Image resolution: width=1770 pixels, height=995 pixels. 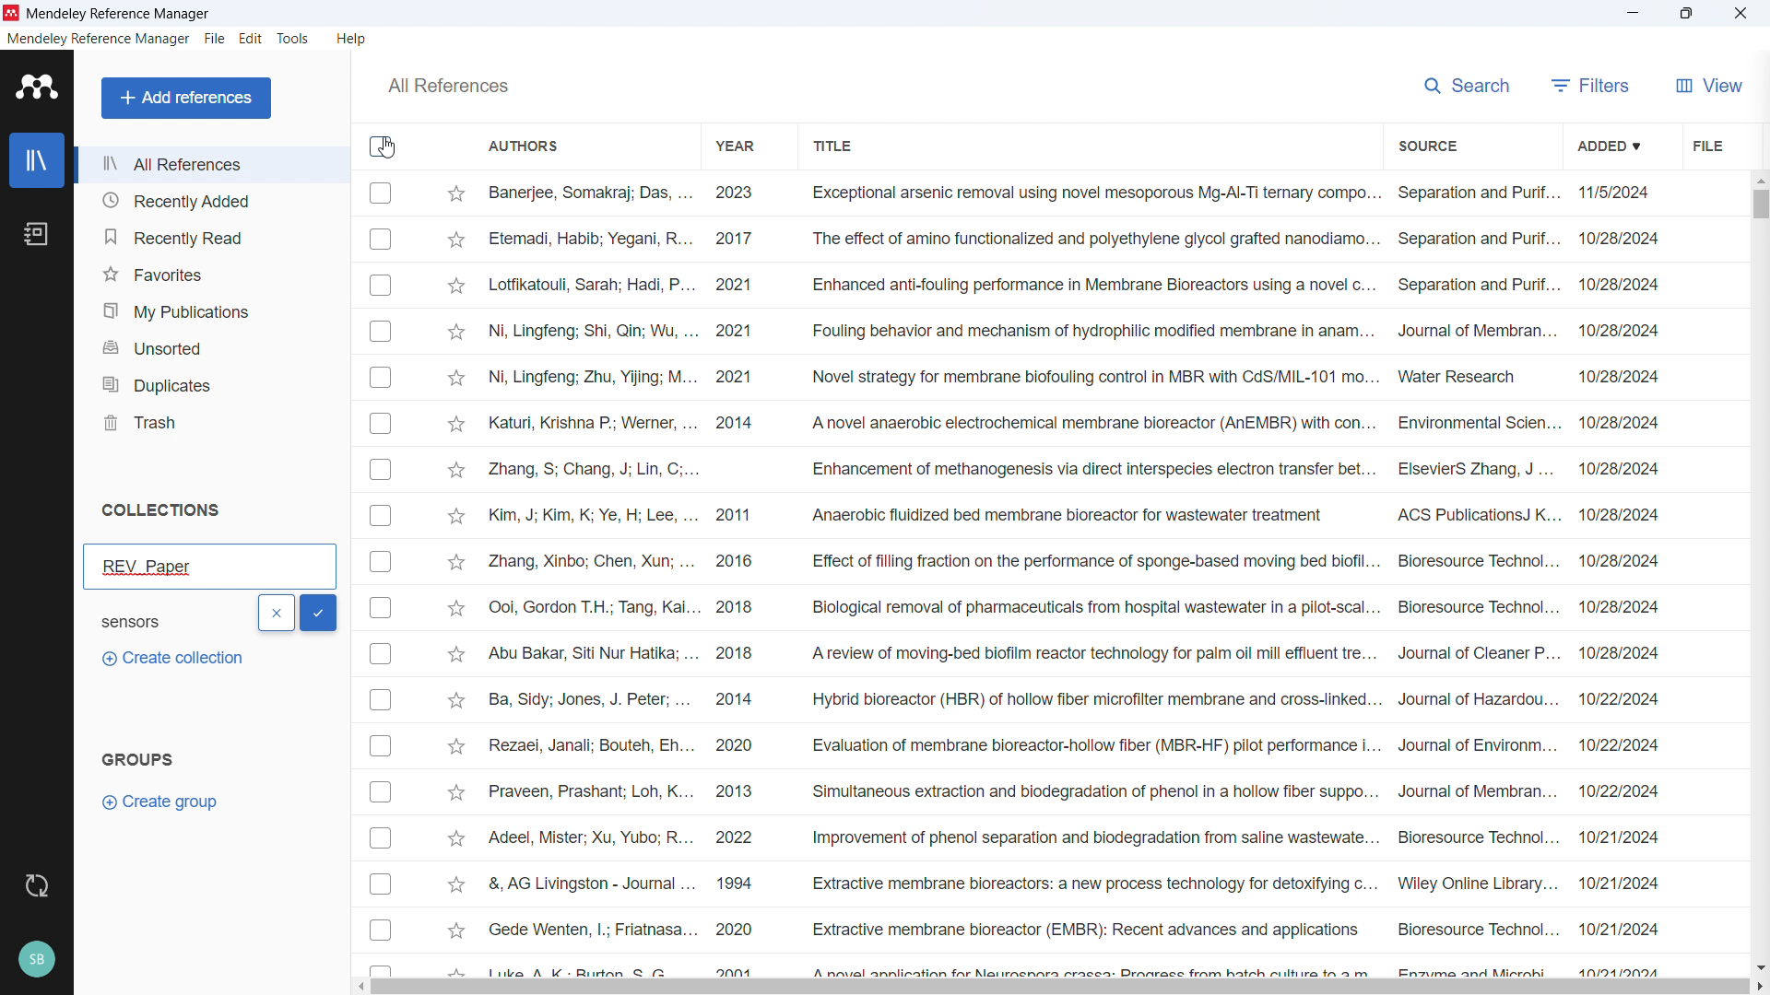 I want to click on Etemadi, Habib; Yegani, R... 2017 The effect of amino functionalized and polyethylene glycol grafted nanodiamo... Separation and Purif... 10/28/2024, so click(x=1075, y=238).